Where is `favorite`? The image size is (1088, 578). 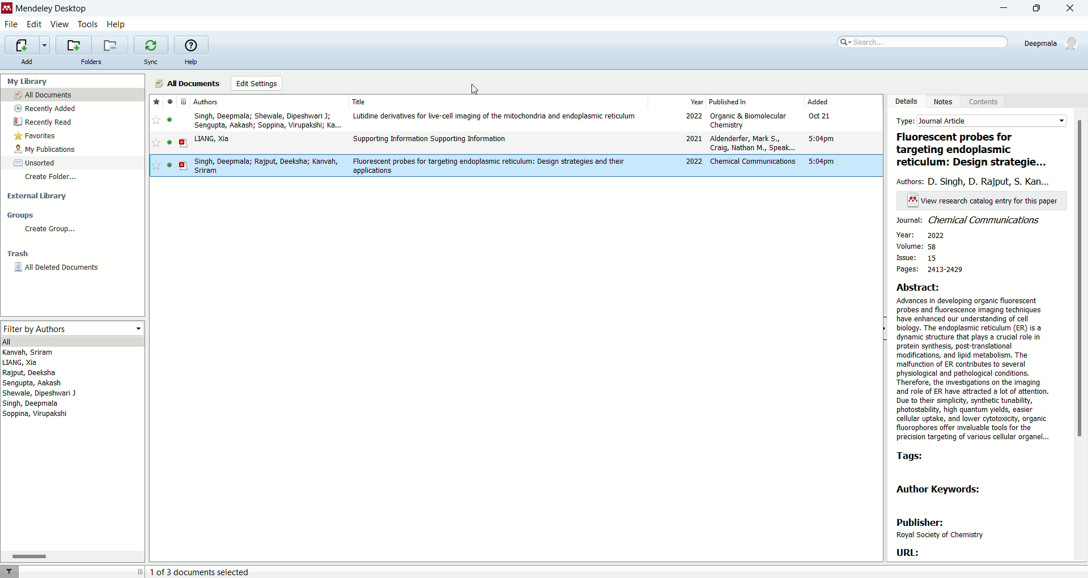 favorite is located at coordinates (156, 121).